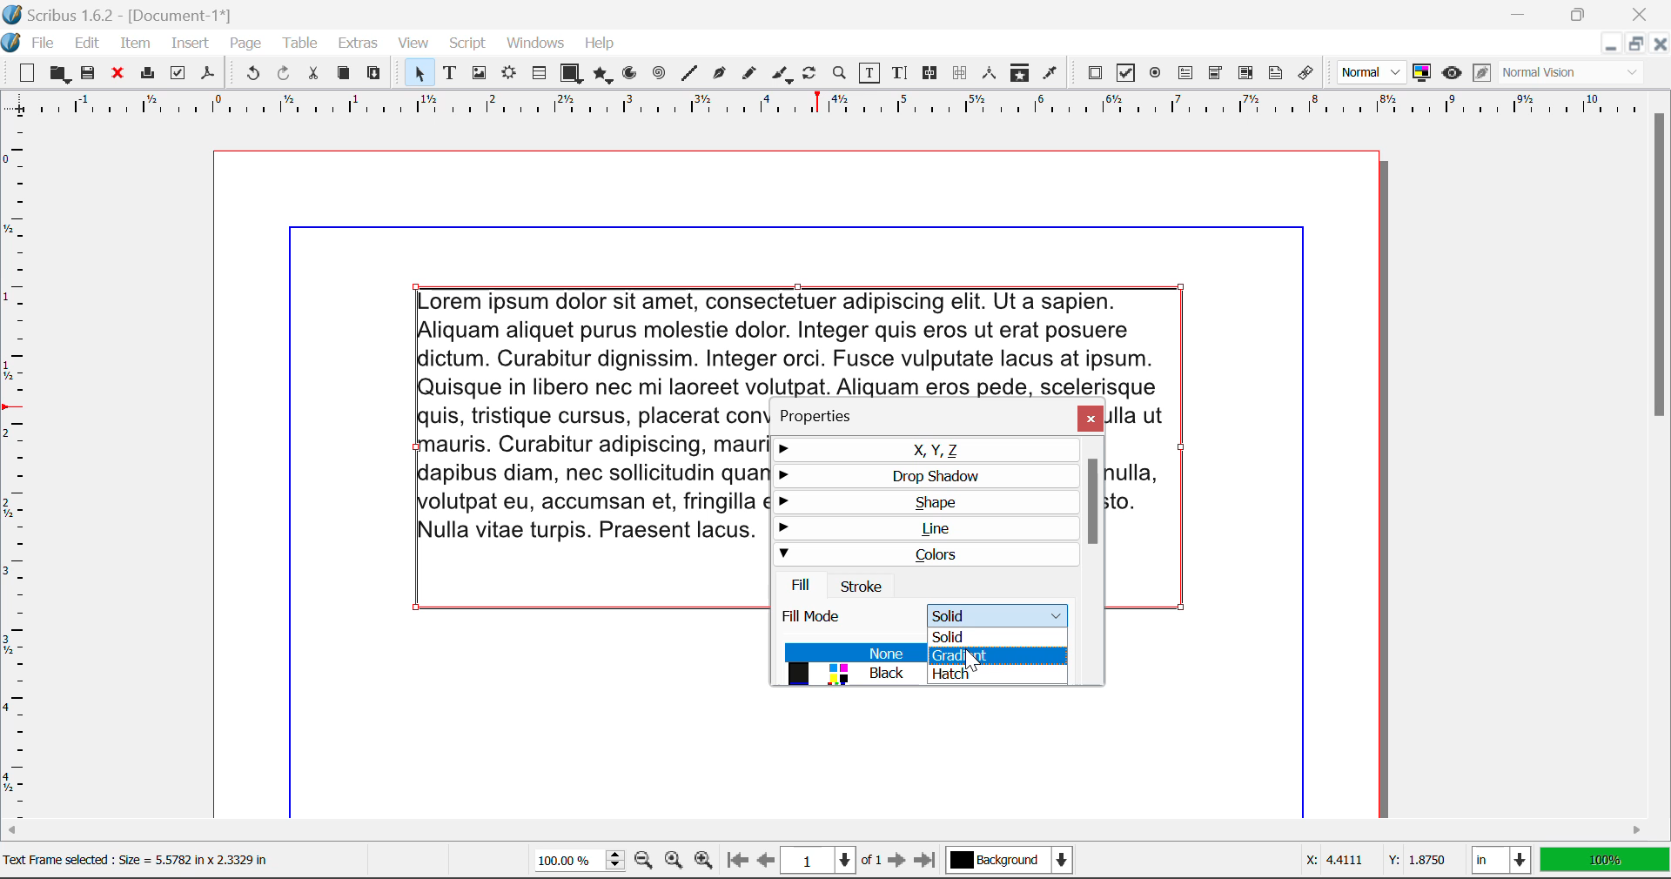 This screenshot has width=1671, height=879. Describe the element at coordinates (674, 862) in the screenshot. I see `Zoom to 100%` at that location.